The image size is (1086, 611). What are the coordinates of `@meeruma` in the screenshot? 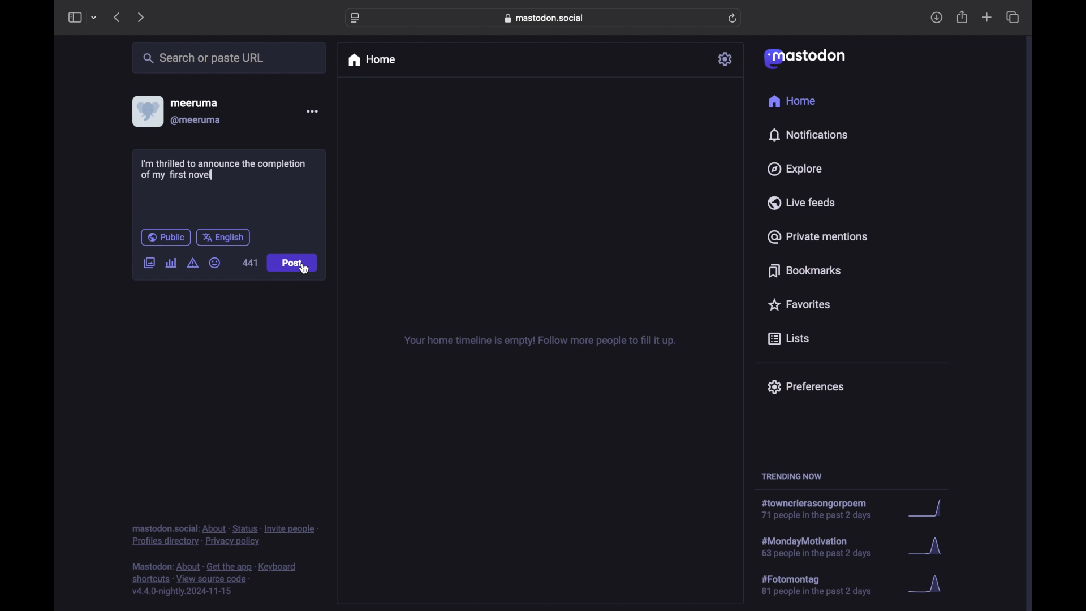 It's located at (197, 121).